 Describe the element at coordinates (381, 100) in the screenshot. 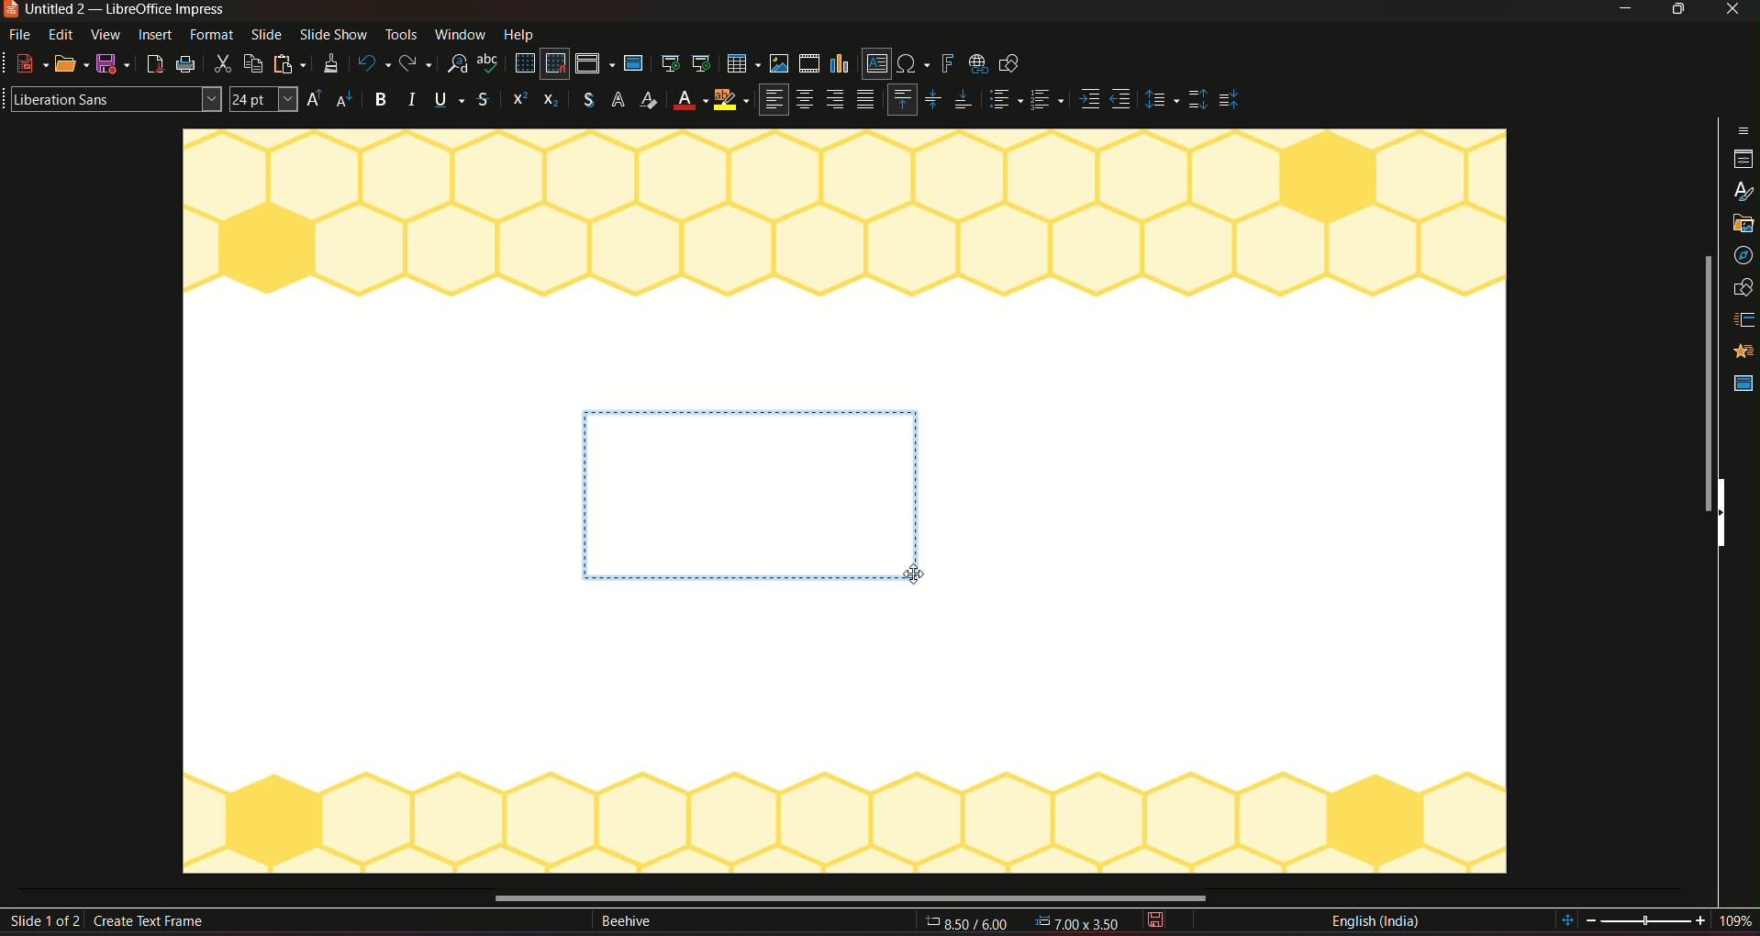

I see `Bold` at that location.